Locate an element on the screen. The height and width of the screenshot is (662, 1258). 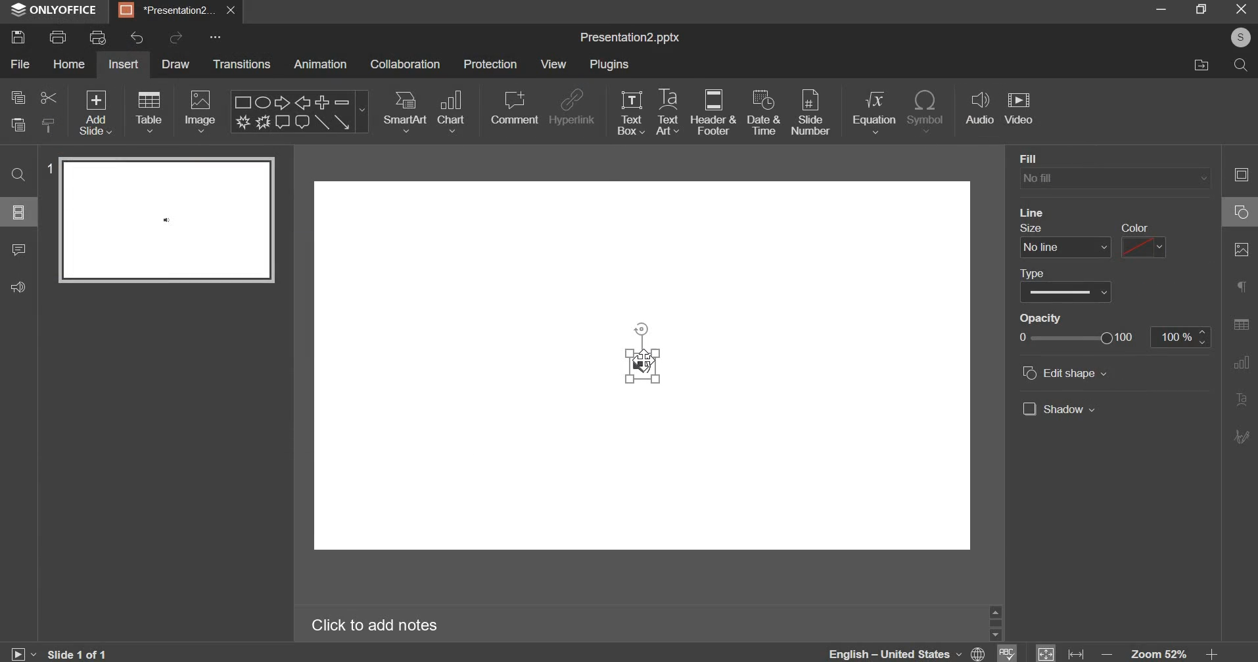
chart is located at coordinates (452, 112).